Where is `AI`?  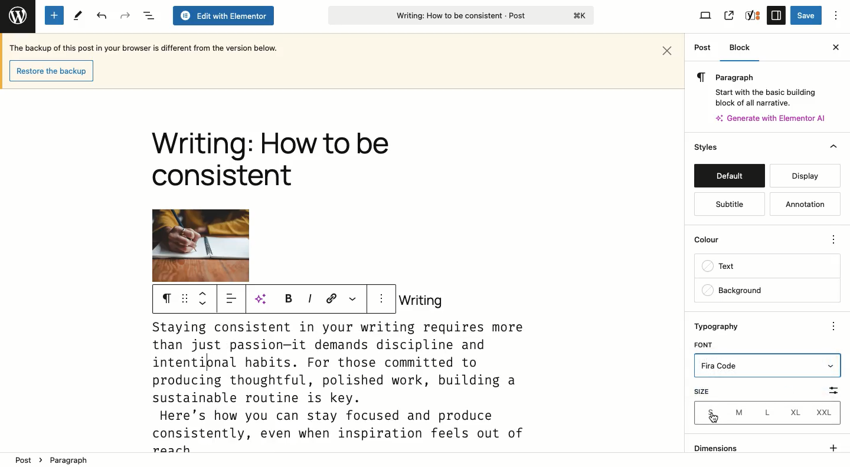
AI is located at coordinates (264, 299).